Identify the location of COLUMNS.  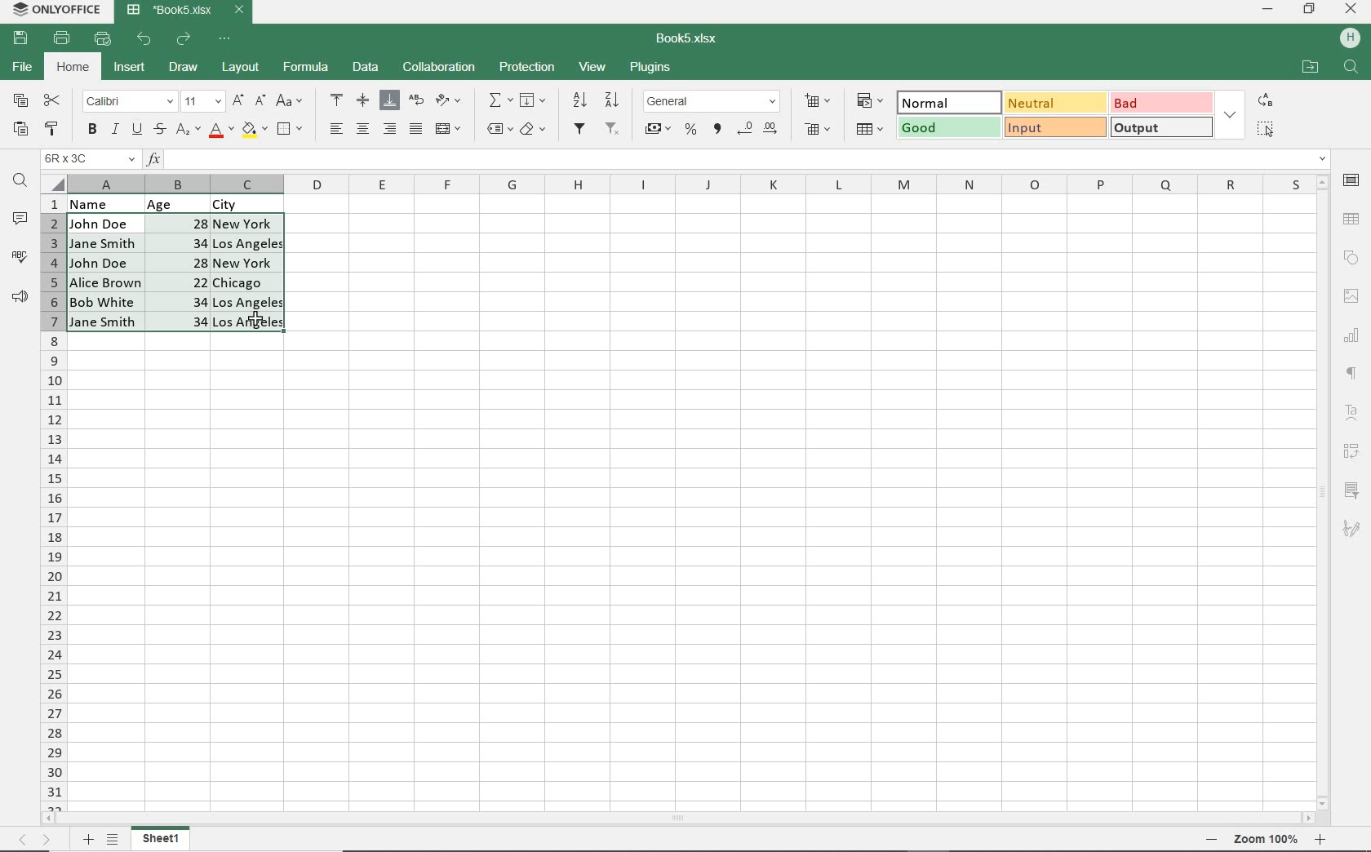
(688, 184).